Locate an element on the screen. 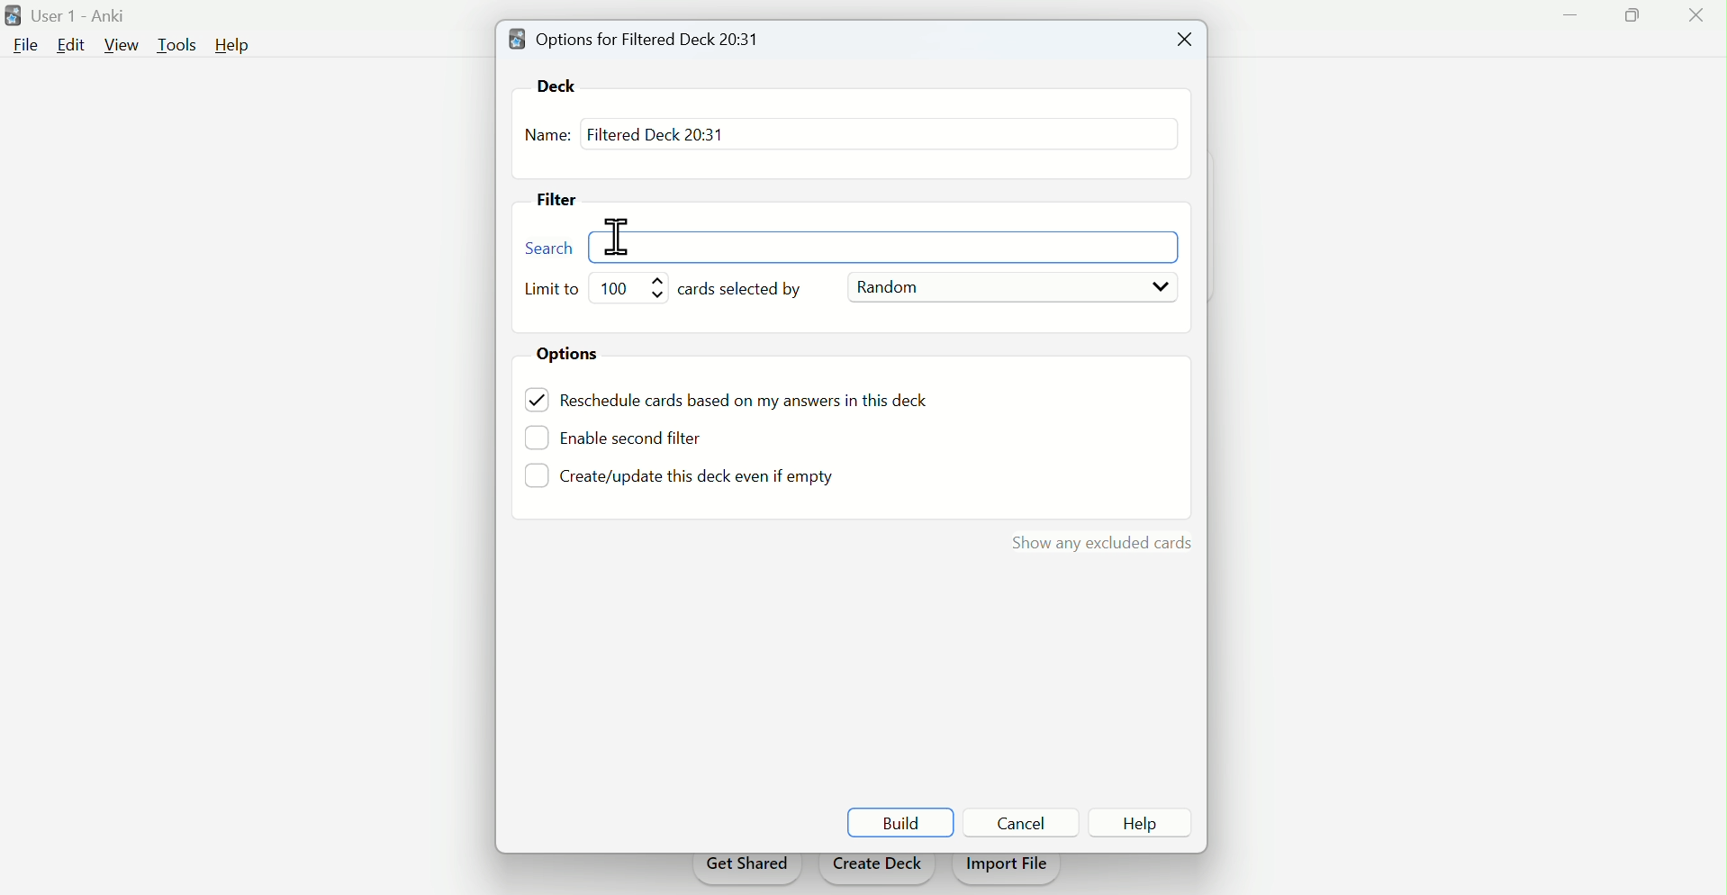 This screenshot has width=1727, height=895. Dek is located at coordinates (564, 85).